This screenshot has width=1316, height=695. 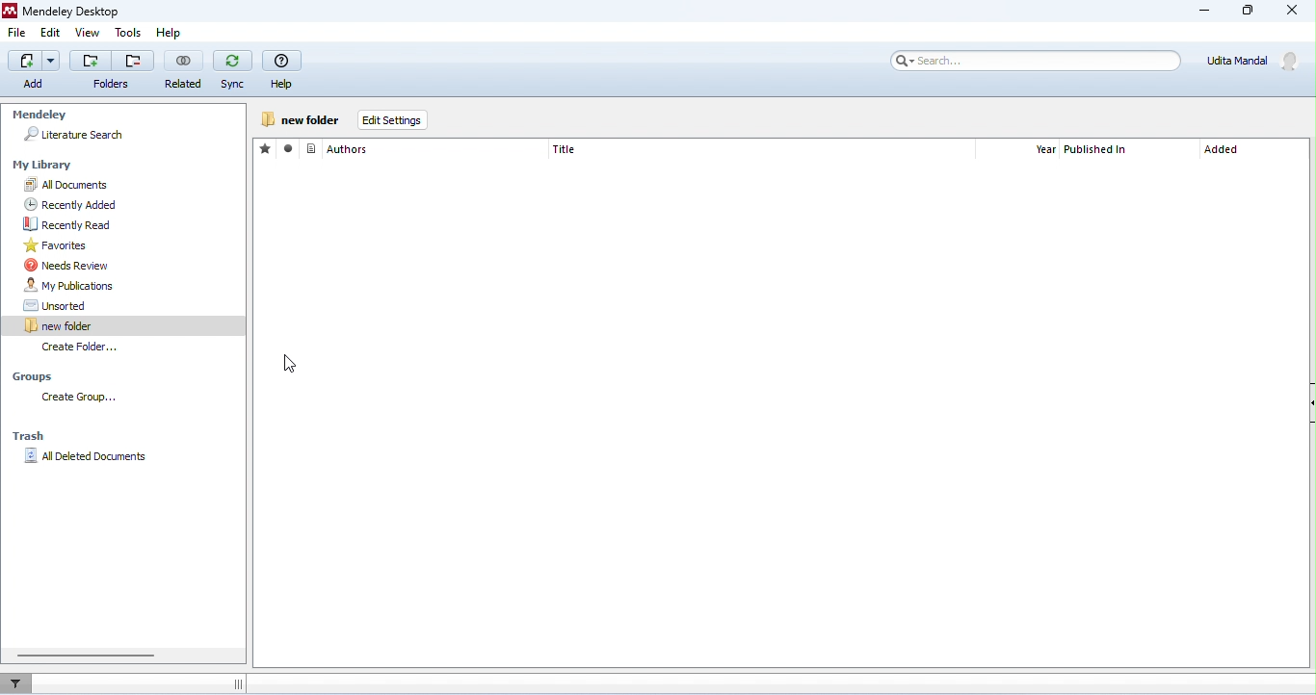 What do you see at coordinates (267, 148) in the screenshot?
I see `favorite` at bounding box center [267, 148].